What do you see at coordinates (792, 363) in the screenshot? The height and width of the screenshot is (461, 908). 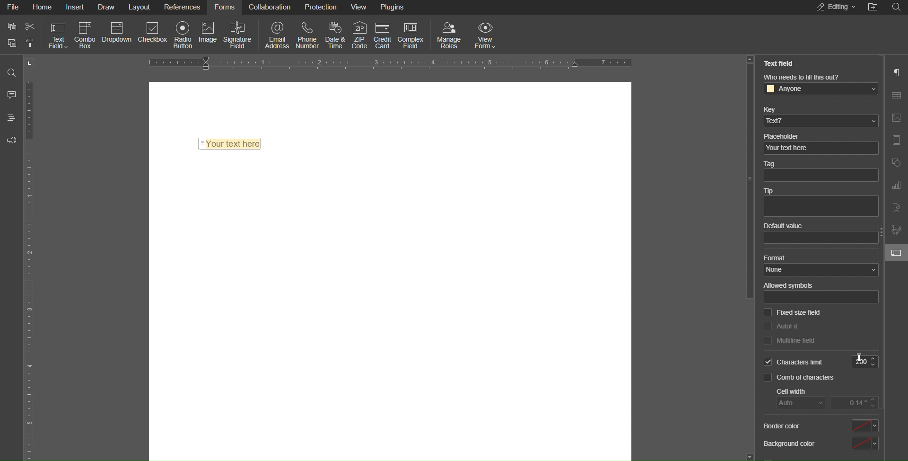 I see `Selected` at bounding box center [792, 363].